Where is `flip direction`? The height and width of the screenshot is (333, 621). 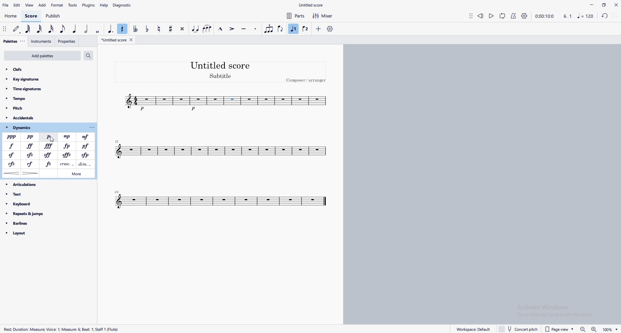 flip direction is located at coordinates (280, 29).